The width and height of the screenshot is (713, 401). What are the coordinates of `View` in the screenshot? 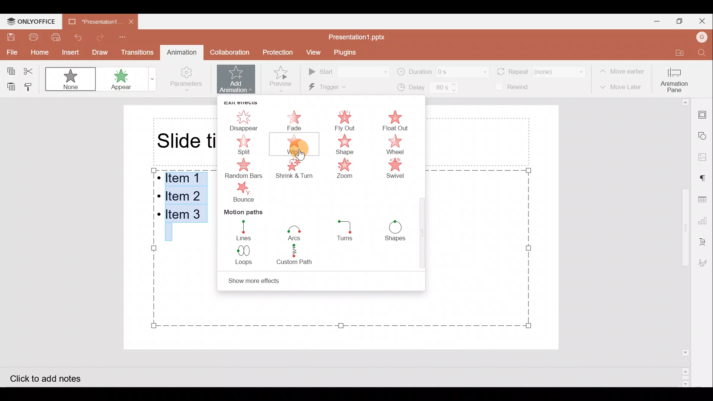 It's located at (314, 52).